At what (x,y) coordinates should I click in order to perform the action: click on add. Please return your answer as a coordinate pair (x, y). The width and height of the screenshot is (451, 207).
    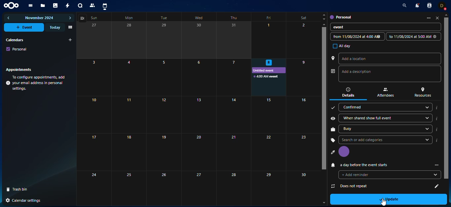
    Looking at the image, I should click on (437, 185).